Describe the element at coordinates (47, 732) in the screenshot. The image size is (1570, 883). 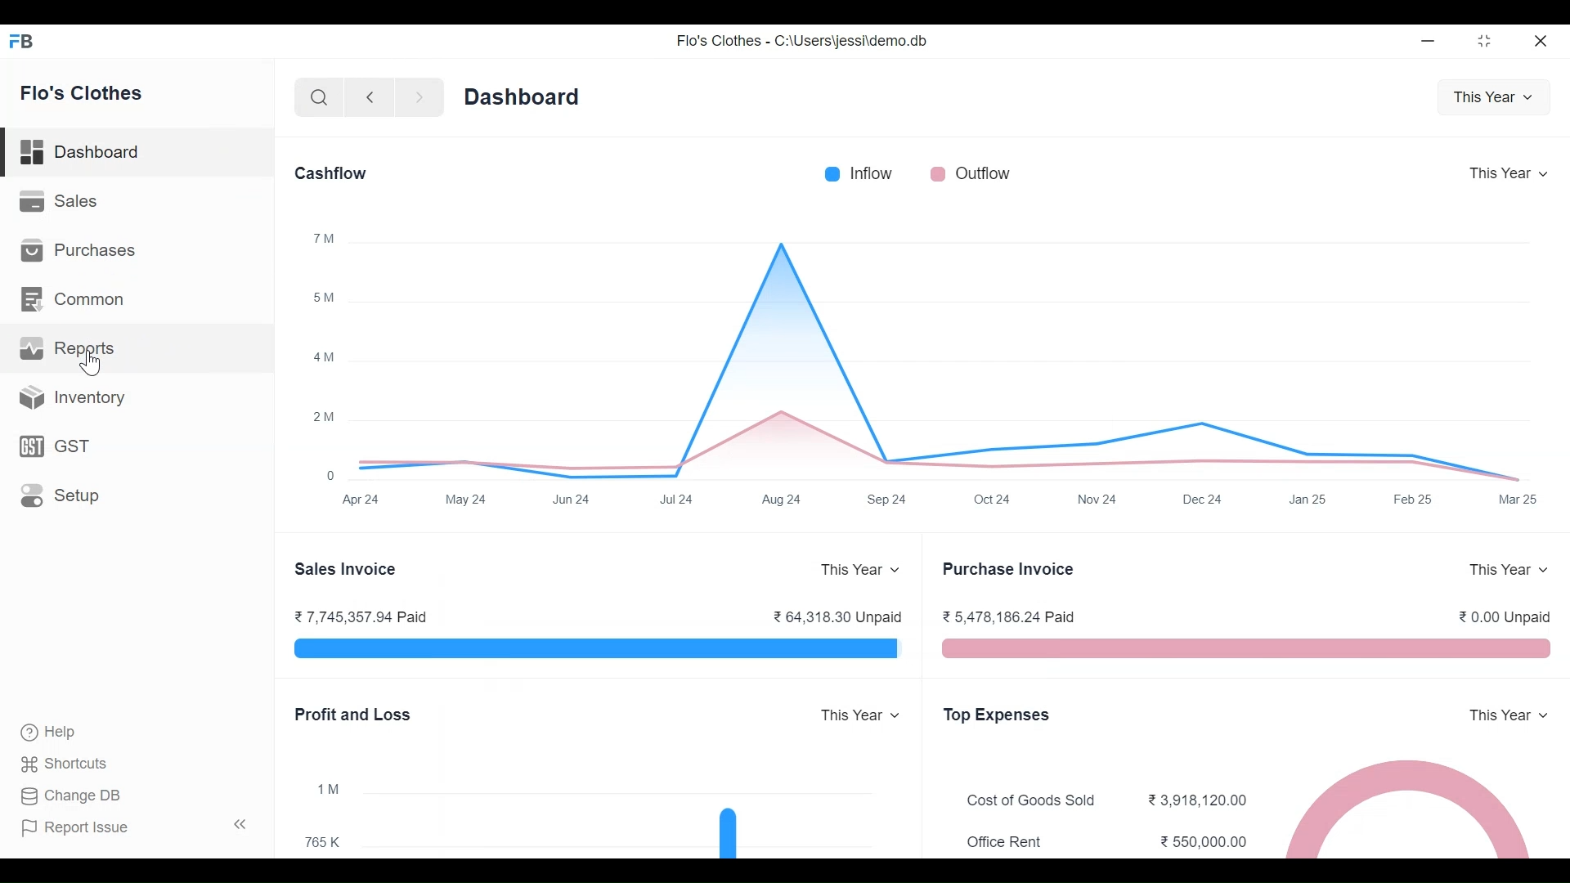
I see `help` at that location.